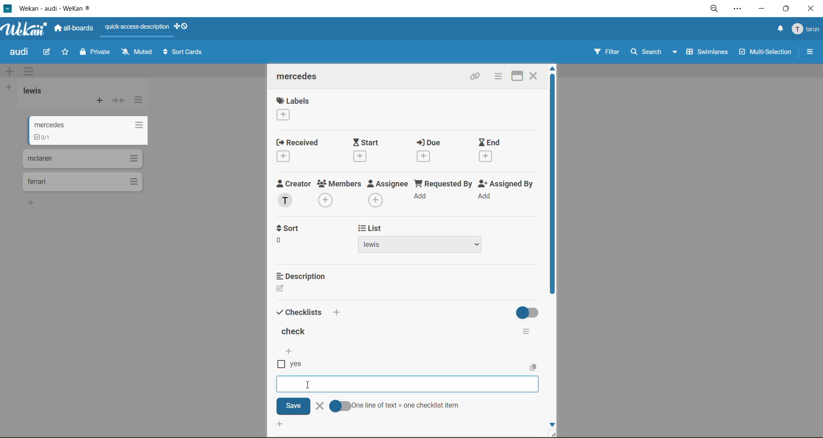  What do you see at coordinates (9, 72) in the screenshot?
I see `add swimlane` at bounding box center [9, 72].